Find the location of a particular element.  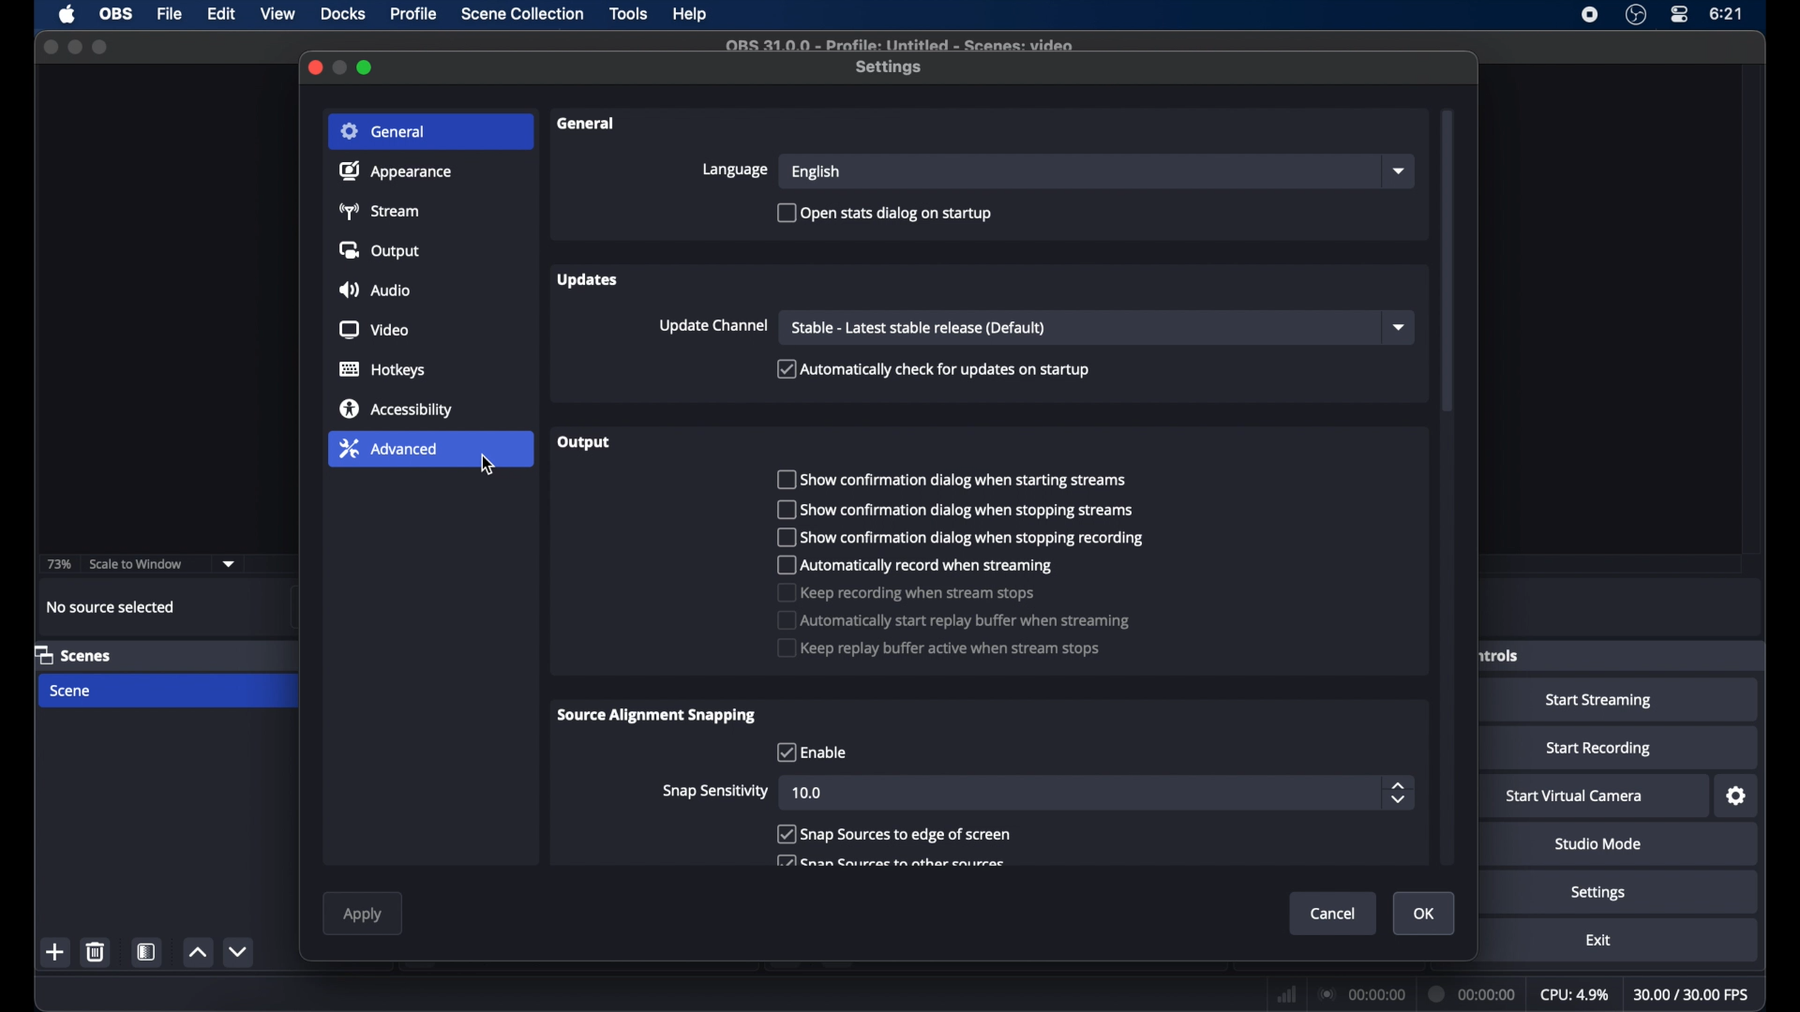

minimize is located at coordinates (341, 68).